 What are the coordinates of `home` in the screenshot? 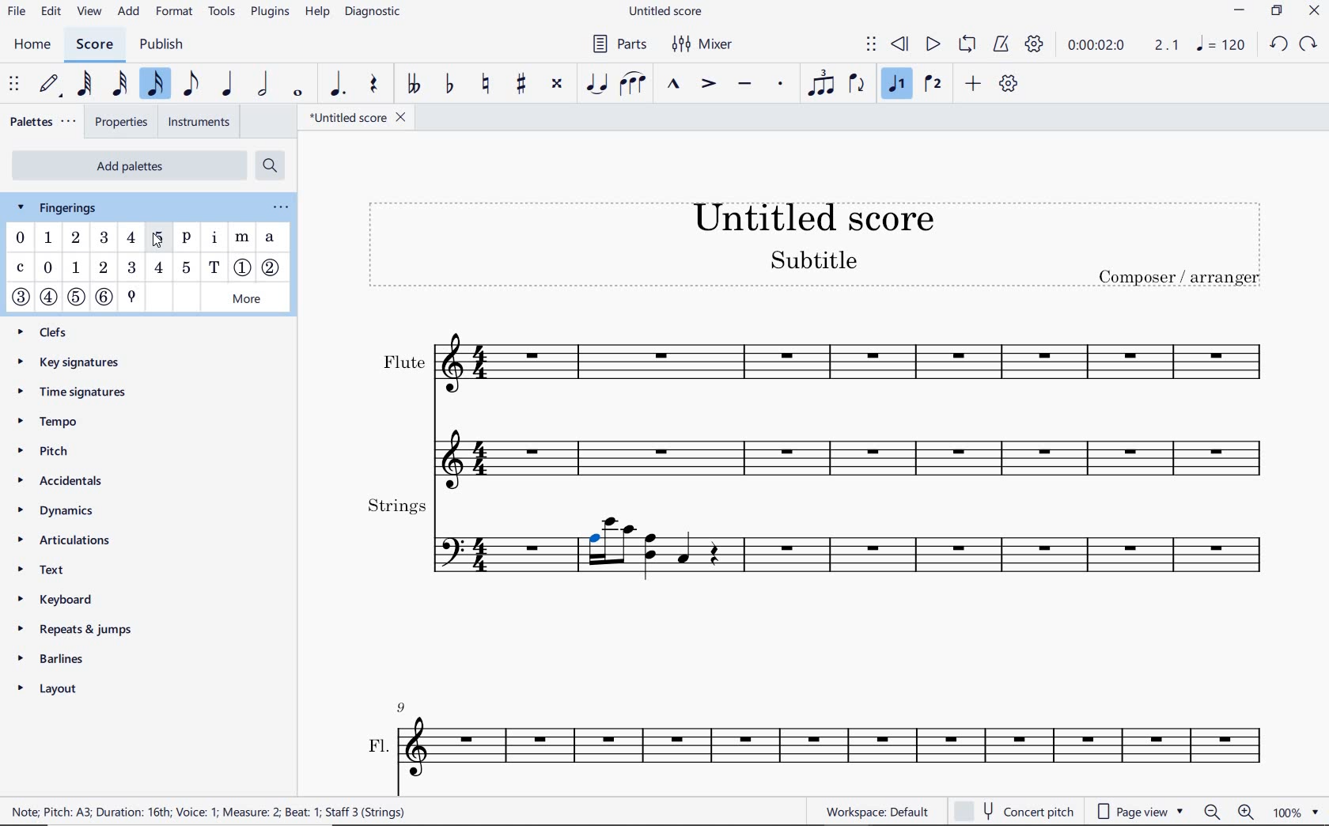 It's located at (32, 44).